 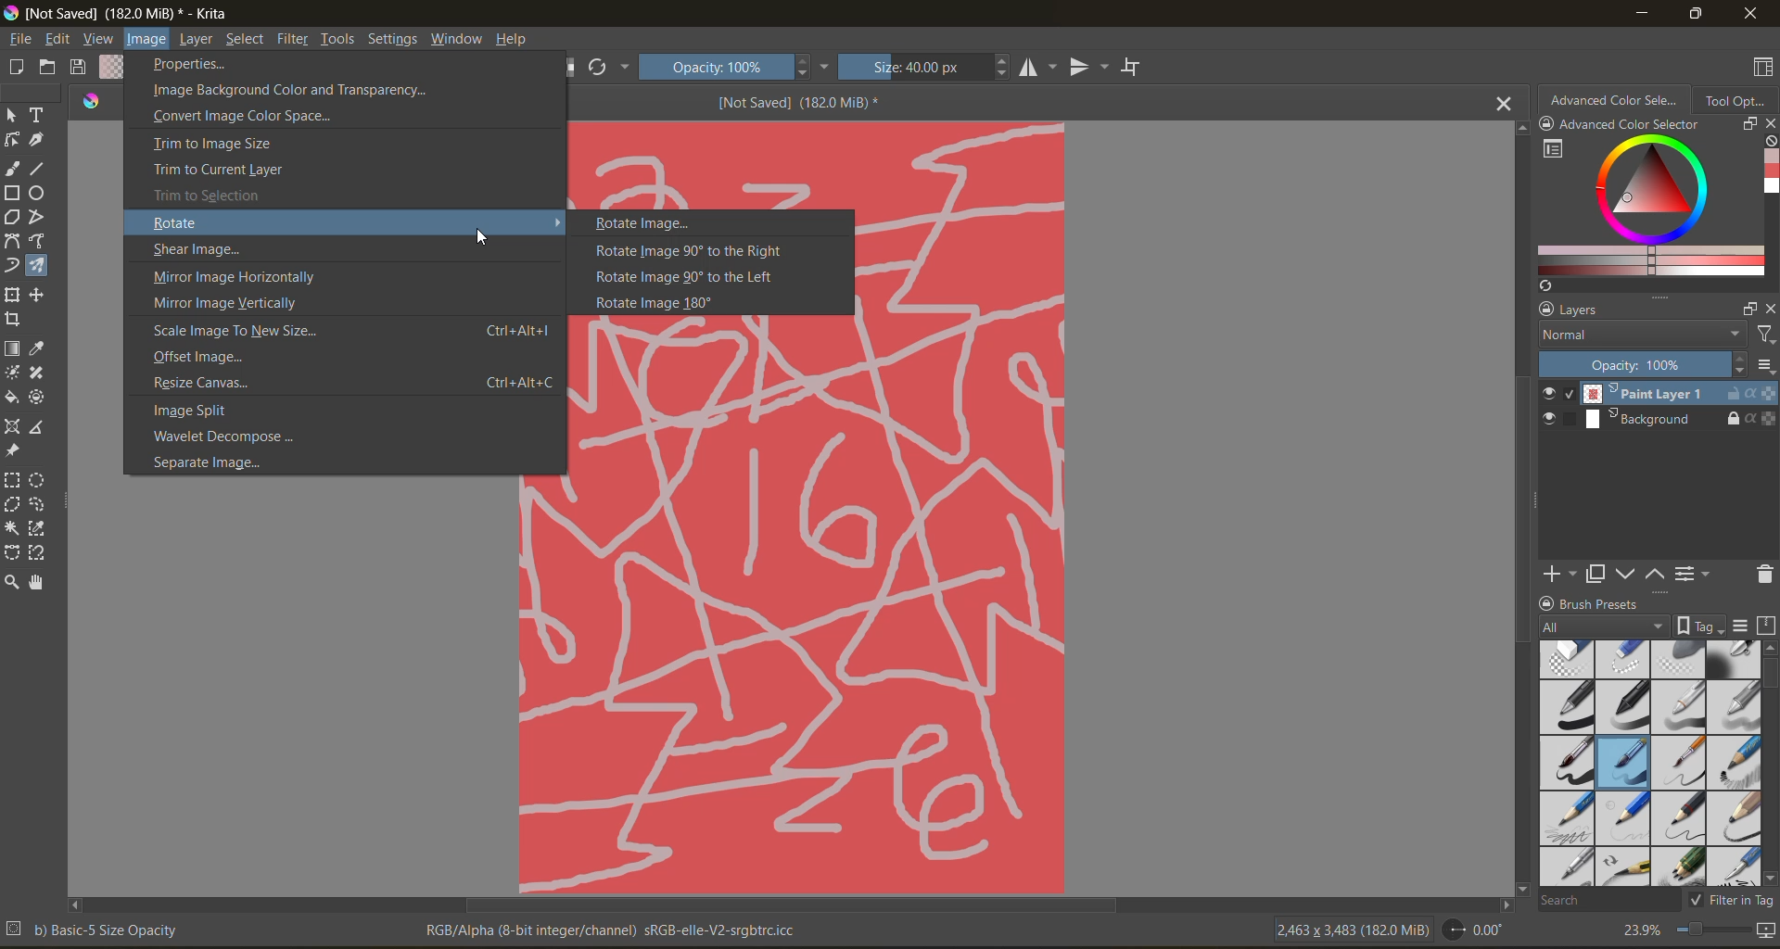 What do you see at coordinates (1090, 67) in the screenshot?
I see `flip vertically` at bounding box center [1090, 67].